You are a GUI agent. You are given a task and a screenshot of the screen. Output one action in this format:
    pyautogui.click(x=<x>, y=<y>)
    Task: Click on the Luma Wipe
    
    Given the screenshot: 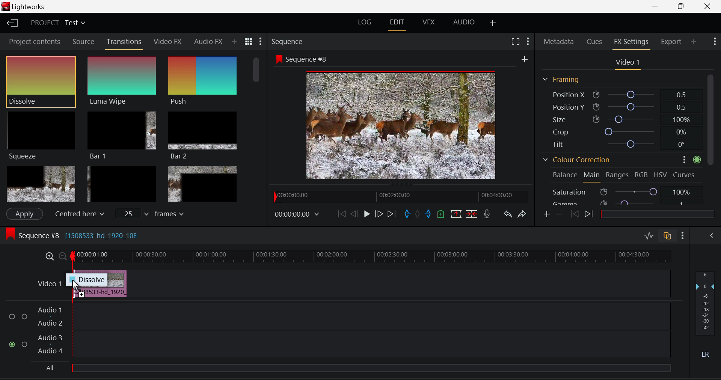 What is the action you would take?
    pyautogui.click(x=122, y=81)
    